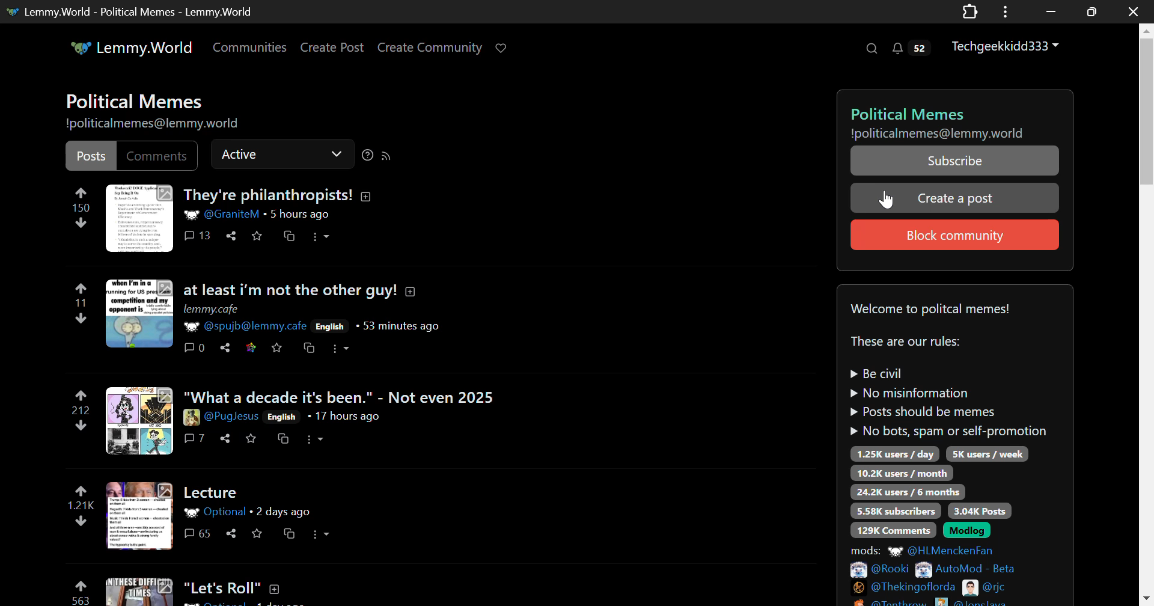  What do you see at coordinates (284, 418) in the screenshot?
I see `English` at bounding box center [284, 418].